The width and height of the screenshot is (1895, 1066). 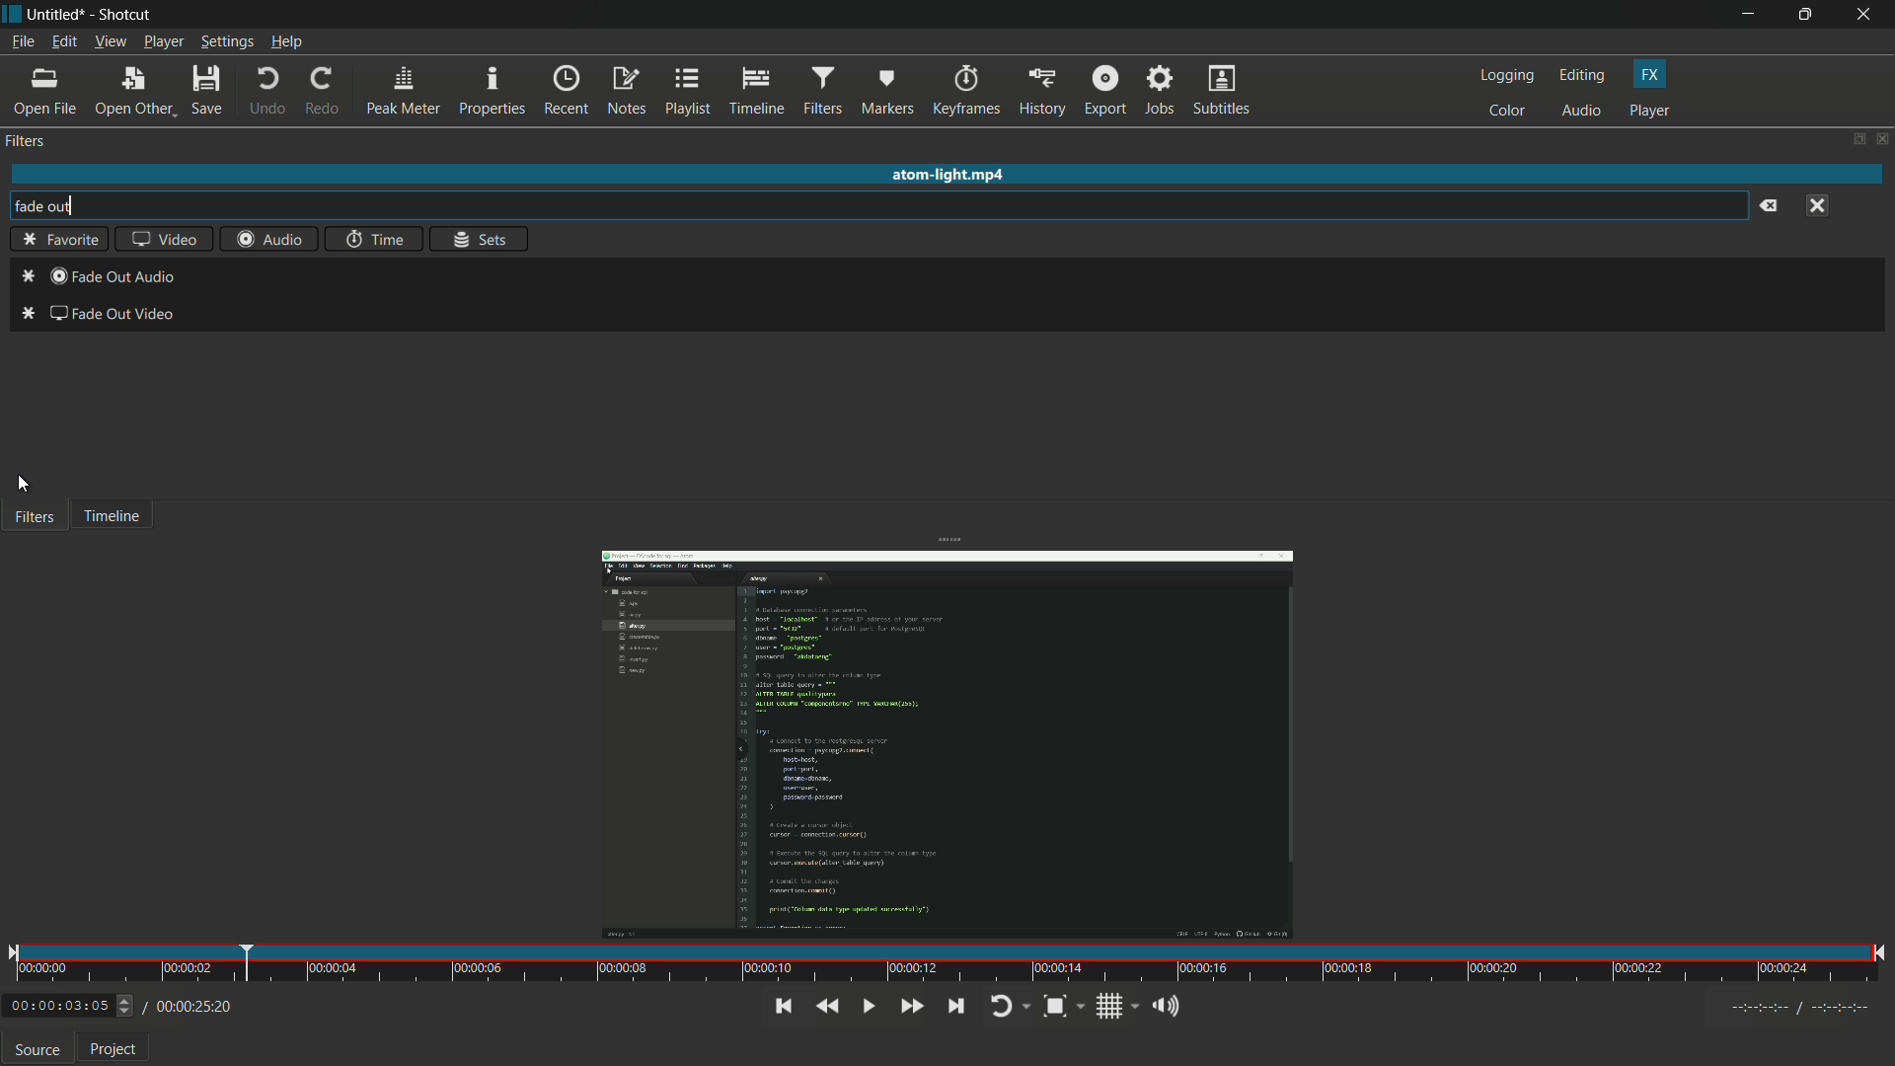 I want to click on help menu, so click(x=288, y=43).